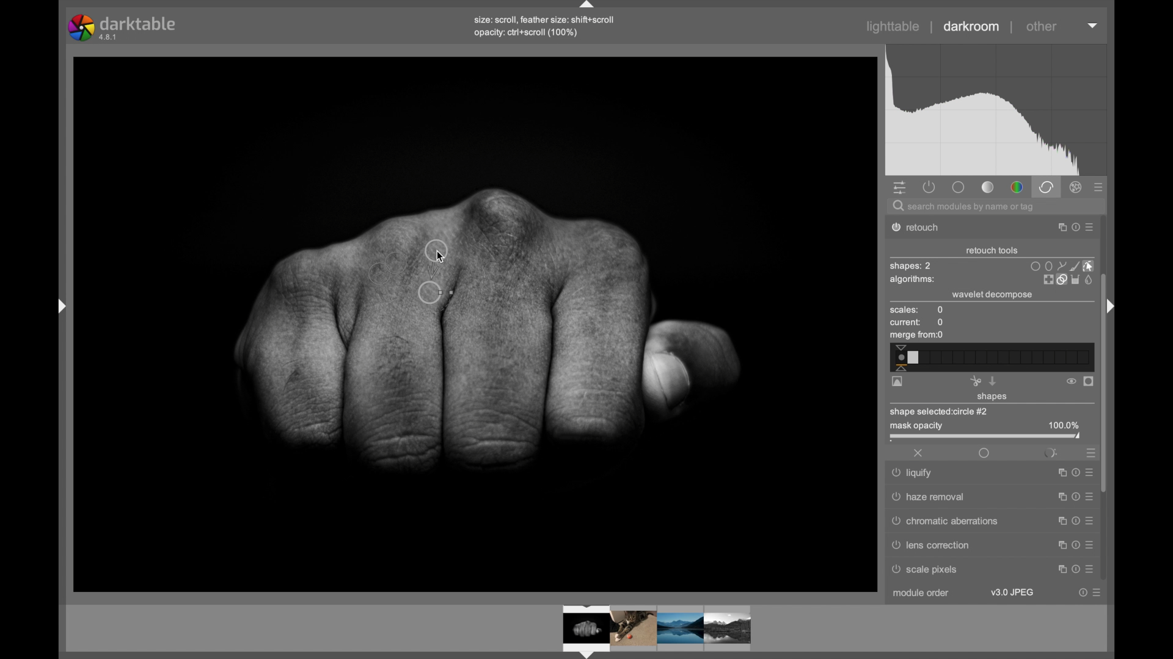 This screenshot has height=659, width=1173. I want to click on photo, so click(477, 322).